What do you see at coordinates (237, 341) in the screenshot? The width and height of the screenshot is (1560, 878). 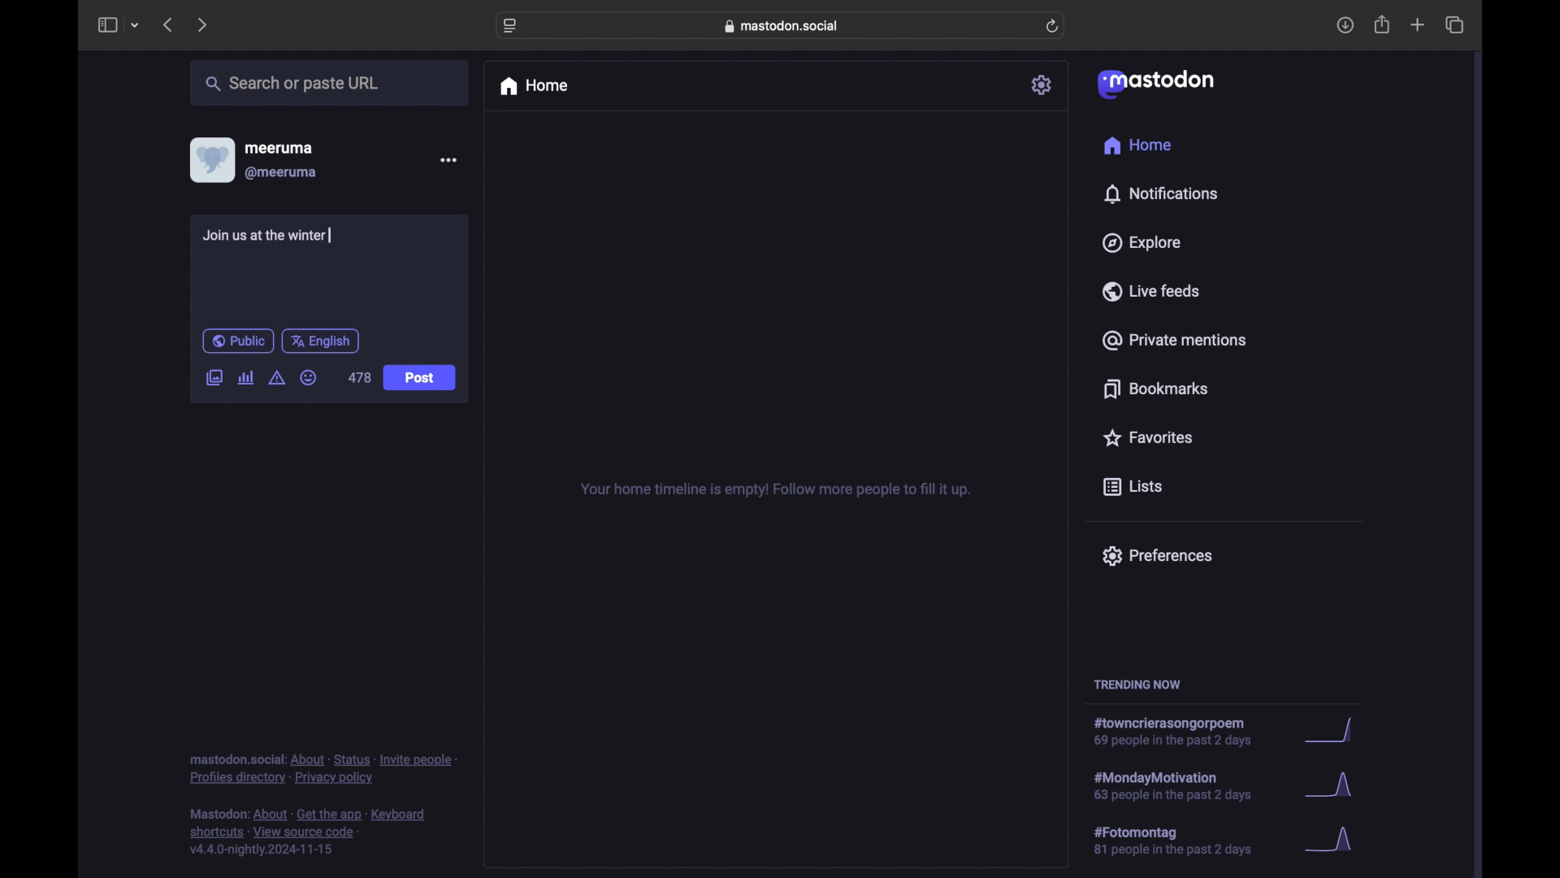 I see `public` at bounding box center [237, 341].